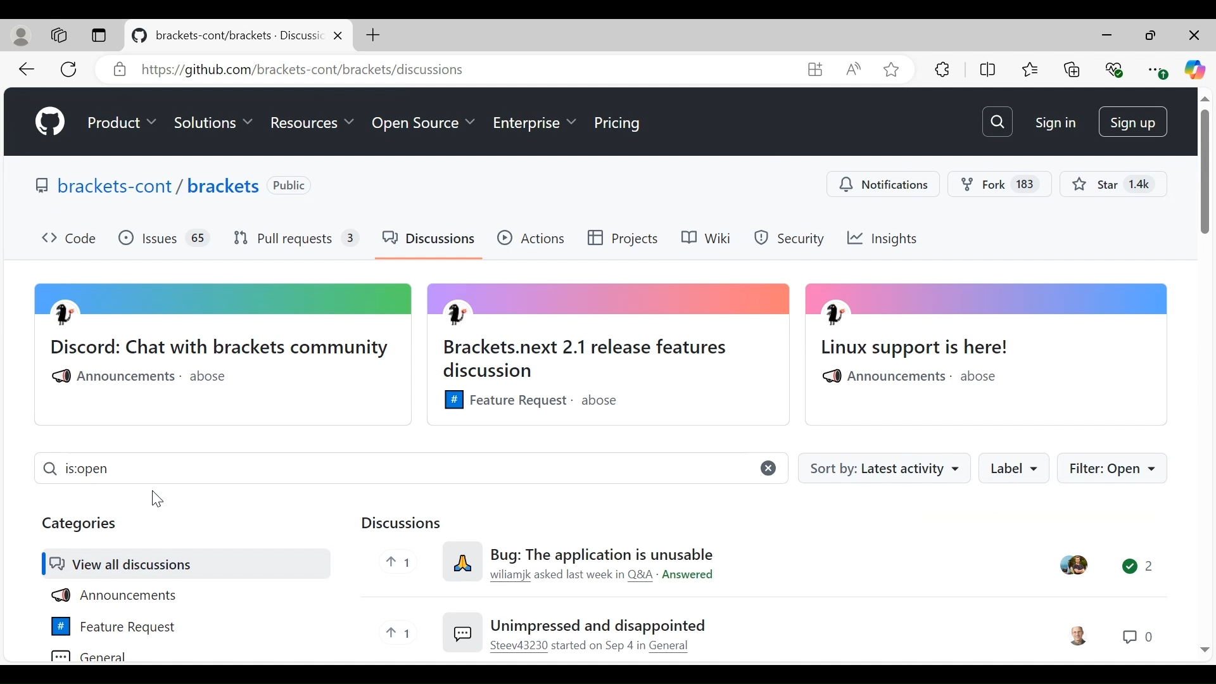 The width and height of the screenshot is (1216, 684). Describe the element at coordinates (892, 69) in the screenshot. I see `Add this page to favorites` at that location.